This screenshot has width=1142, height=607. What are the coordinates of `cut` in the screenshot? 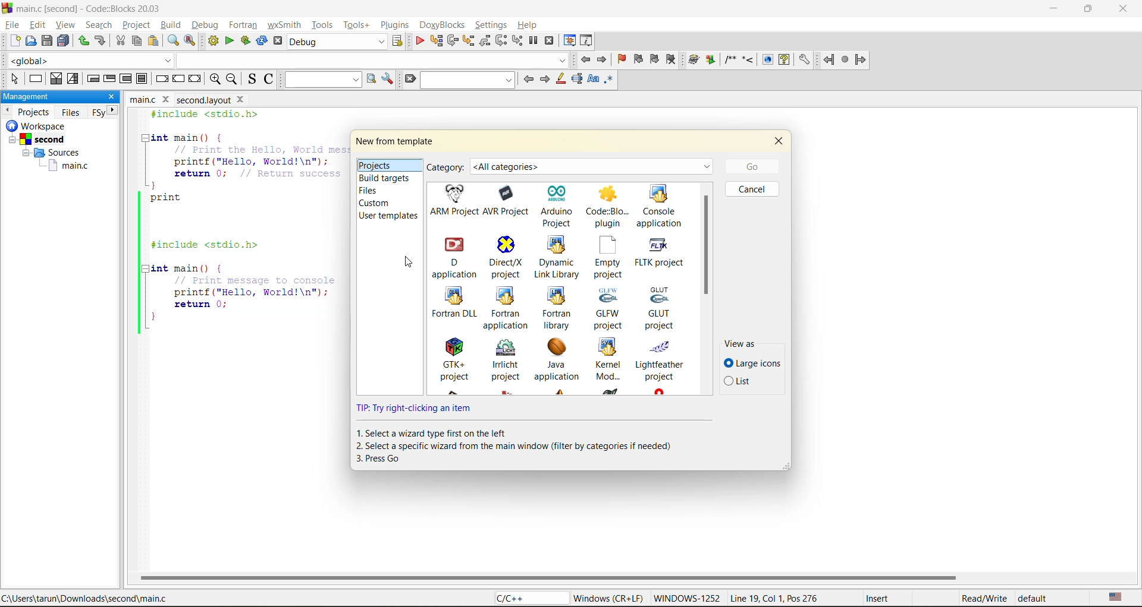 It's located at (120, 41).